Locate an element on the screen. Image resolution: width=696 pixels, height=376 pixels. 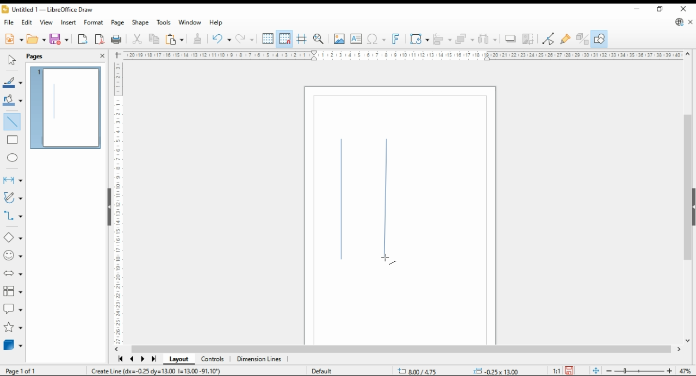
zoom factor is located at coordinates (686, 372).